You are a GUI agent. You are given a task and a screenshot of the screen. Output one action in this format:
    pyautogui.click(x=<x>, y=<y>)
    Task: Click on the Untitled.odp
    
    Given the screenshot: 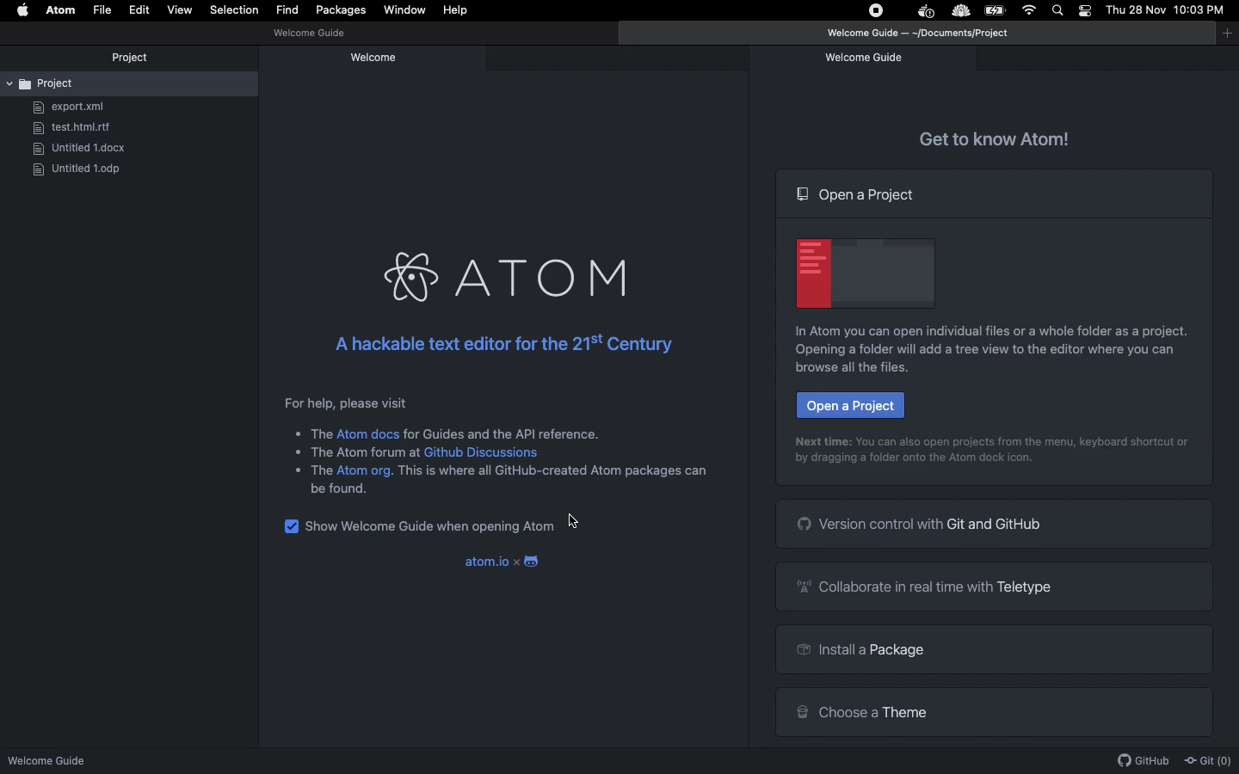 What is the action you would take?
    pyautogui.click(x=81, y=169)
    